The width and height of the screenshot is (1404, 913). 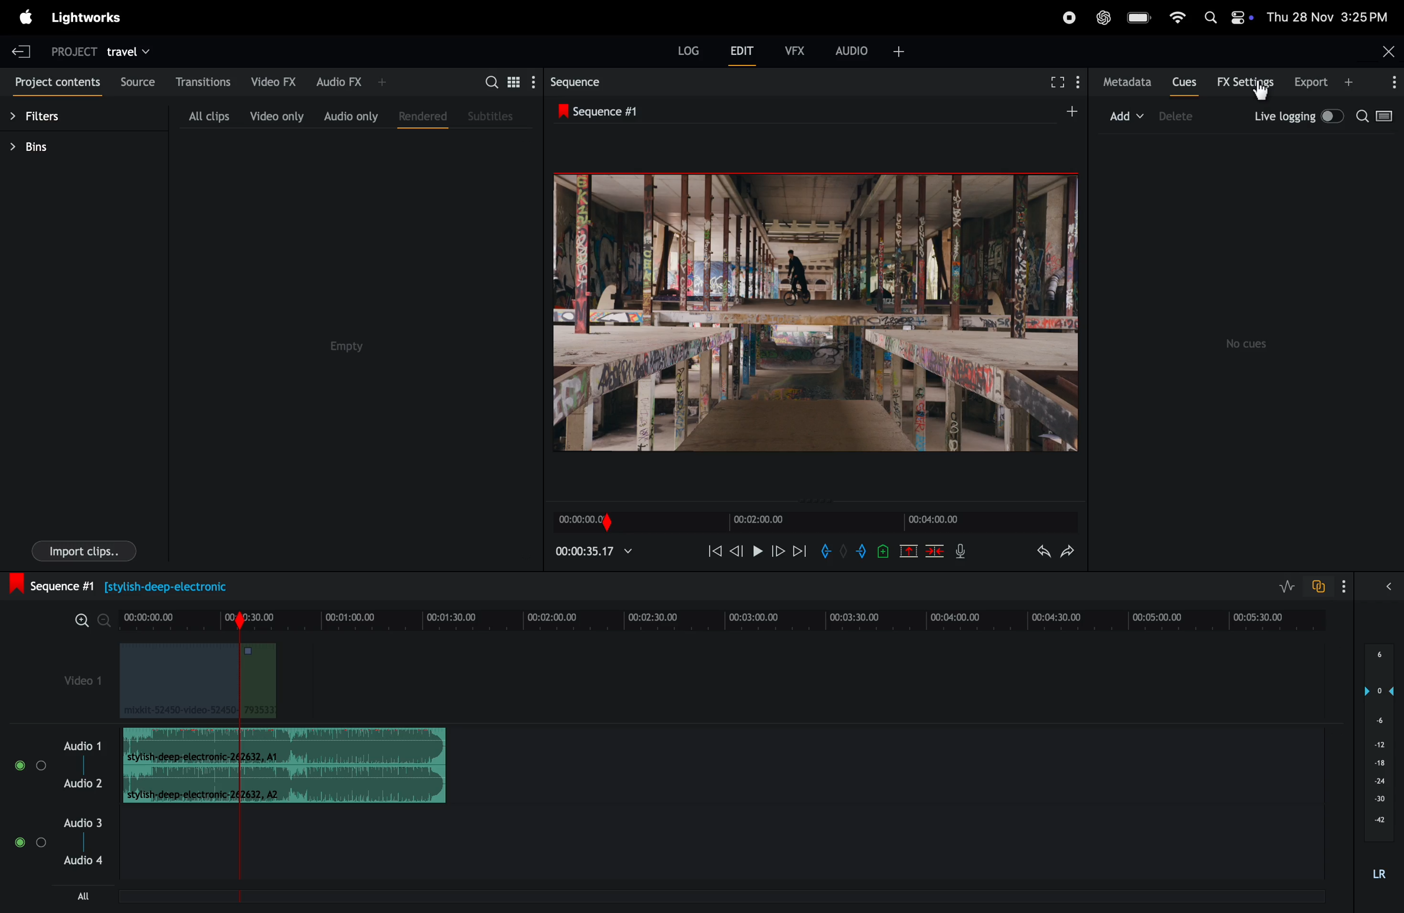 I want to click on Fx settings, so click(x=1245, y=83).